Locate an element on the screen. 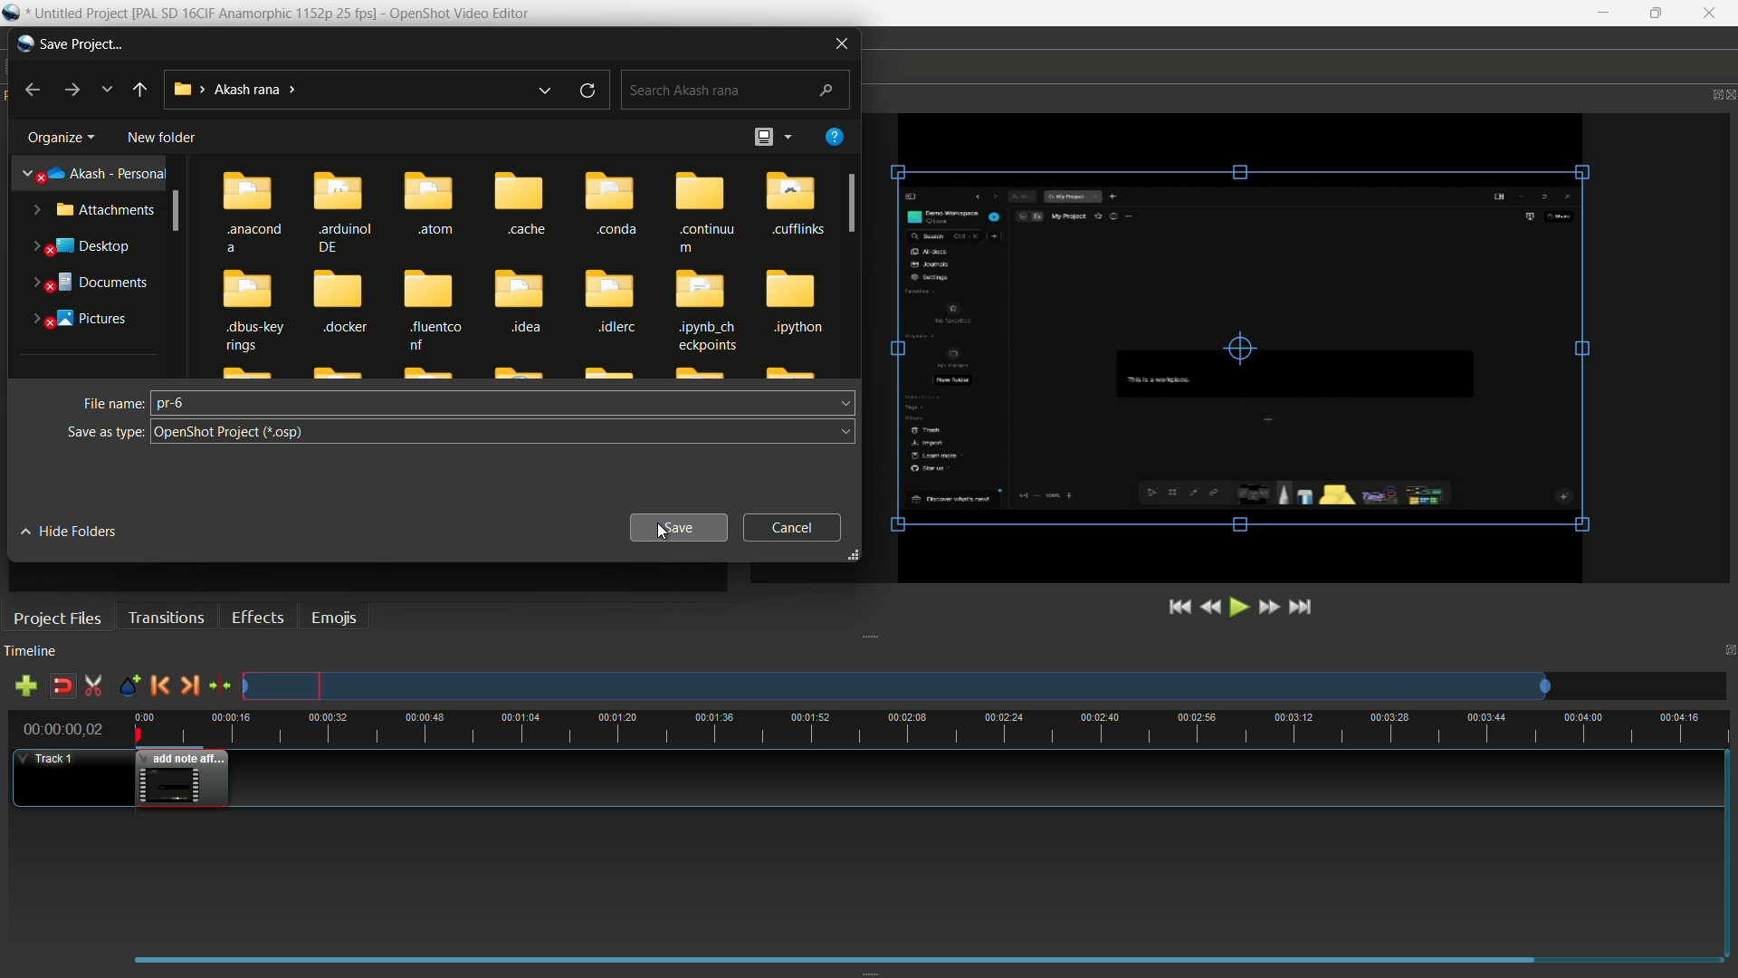 The image size is (1738, 978). continu
m is located at coordinates (708, 211).